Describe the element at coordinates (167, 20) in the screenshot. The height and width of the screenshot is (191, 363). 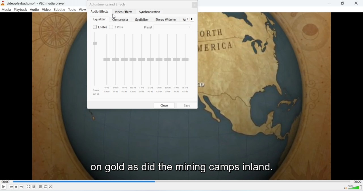
I see `stereo widener` at that location.